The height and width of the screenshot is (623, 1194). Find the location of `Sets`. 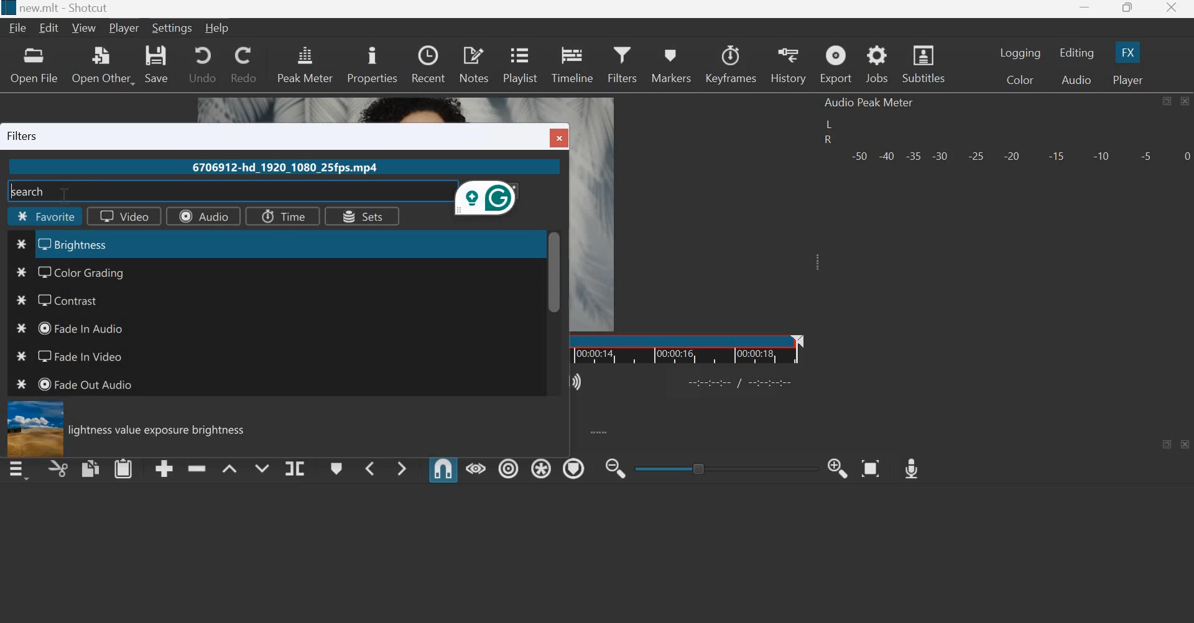

Sets is located at coordinates (361, 217).